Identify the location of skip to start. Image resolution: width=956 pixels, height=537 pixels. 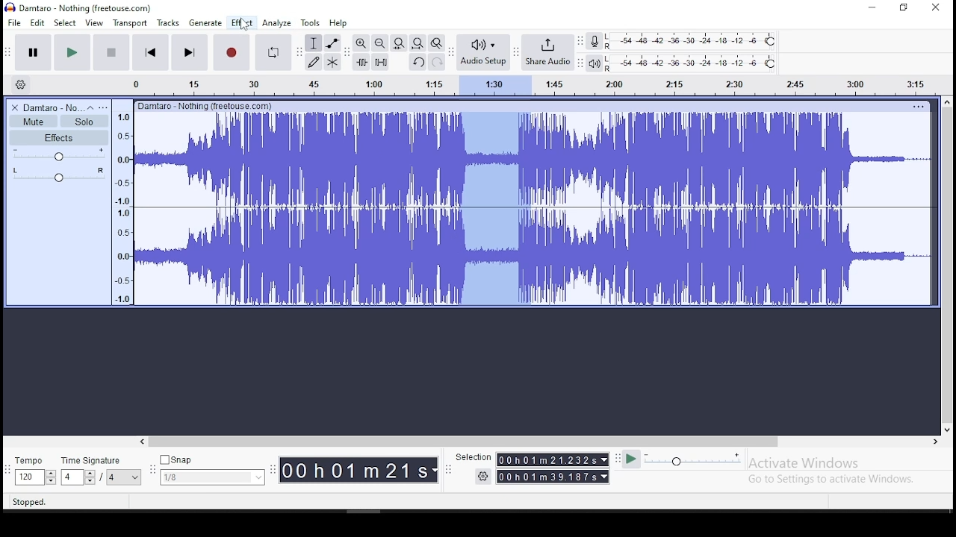
(151, 51).